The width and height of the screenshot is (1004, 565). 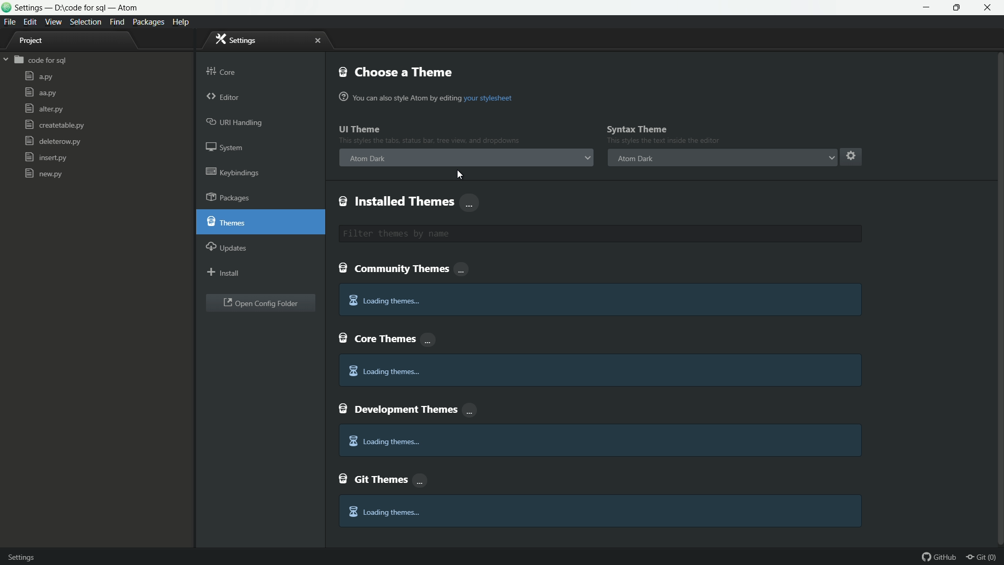 I want to click on editor, so click(x=224, y=98).